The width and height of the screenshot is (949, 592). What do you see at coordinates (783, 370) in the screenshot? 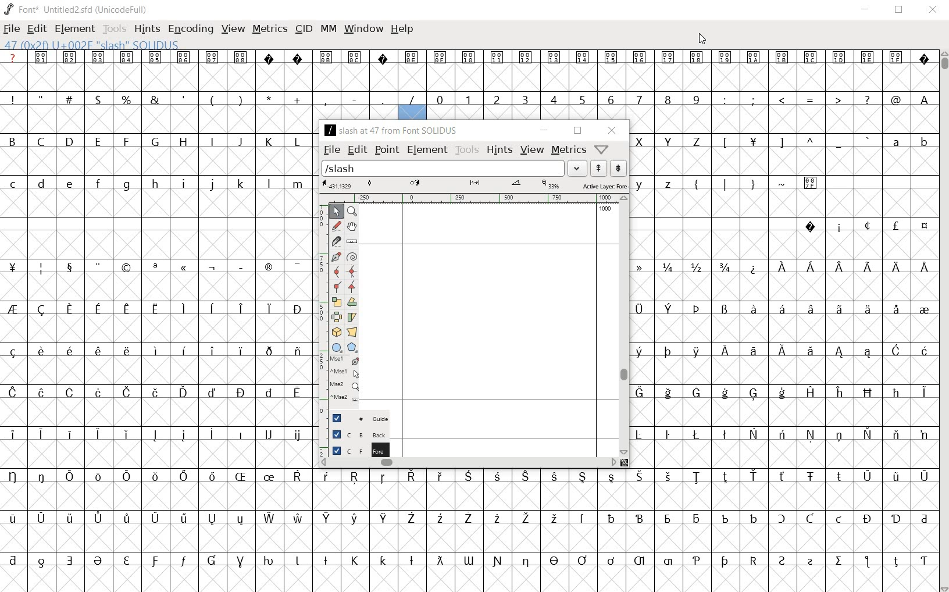
I see `empty cells` at bounding box center [783, 370].